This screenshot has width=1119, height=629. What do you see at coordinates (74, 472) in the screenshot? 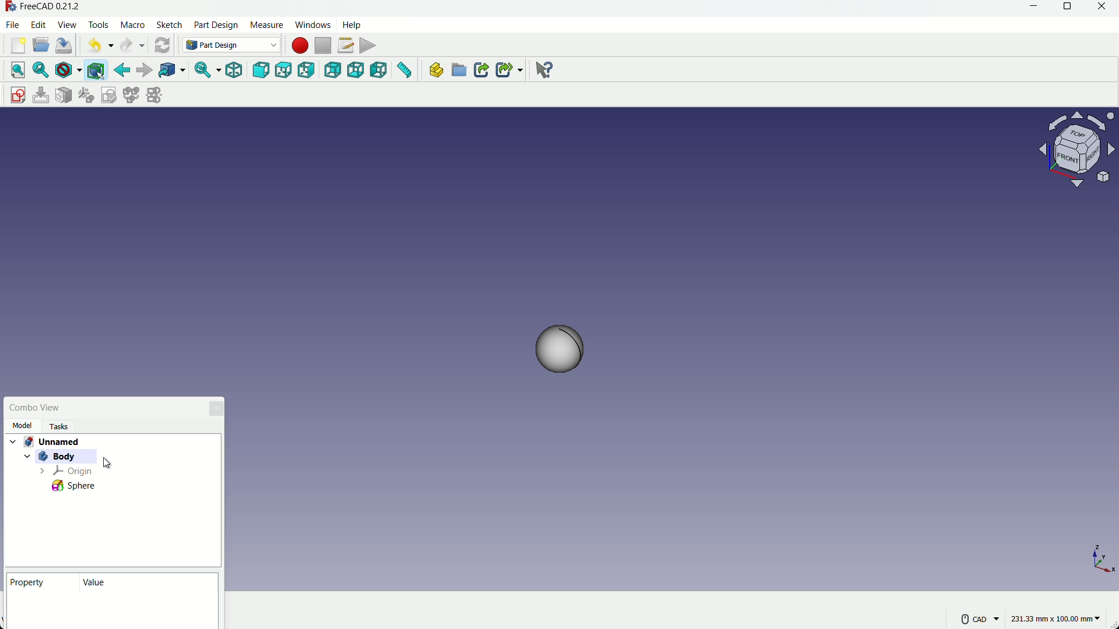
I see `Origin` at bounding box center [74, 472].